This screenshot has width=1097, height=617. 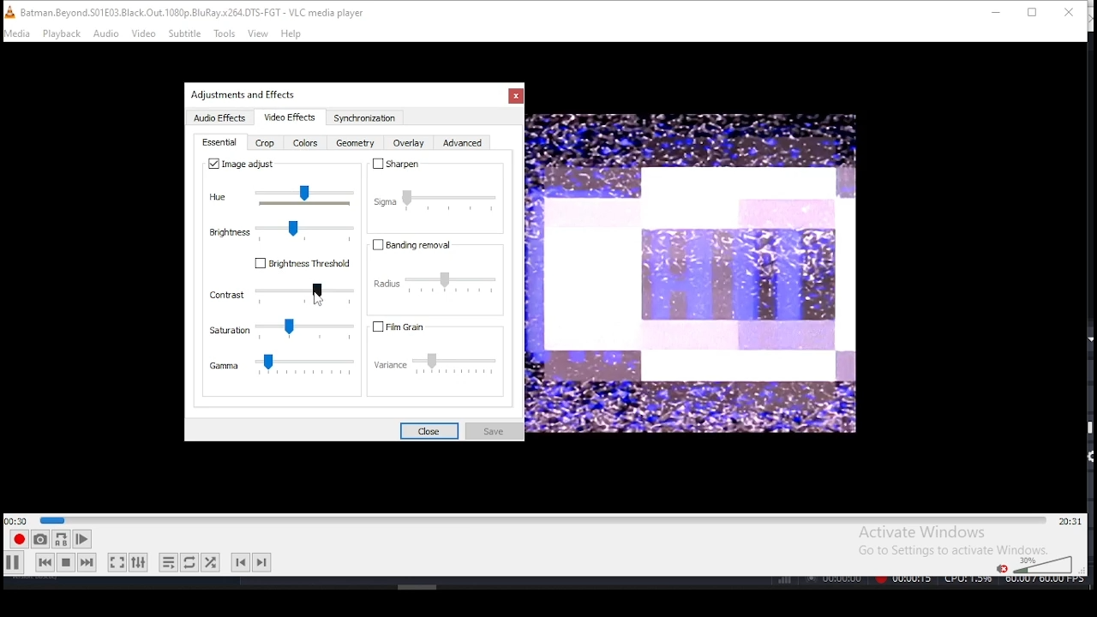 I want to click on previous media in track, skips backward when held, so click(x=44, y=564).